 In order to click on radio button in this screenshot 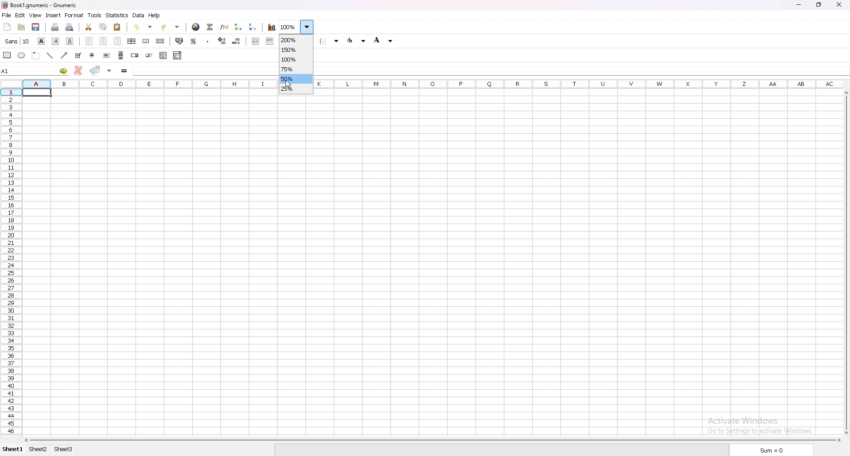, I will do `click(93, 56)`.